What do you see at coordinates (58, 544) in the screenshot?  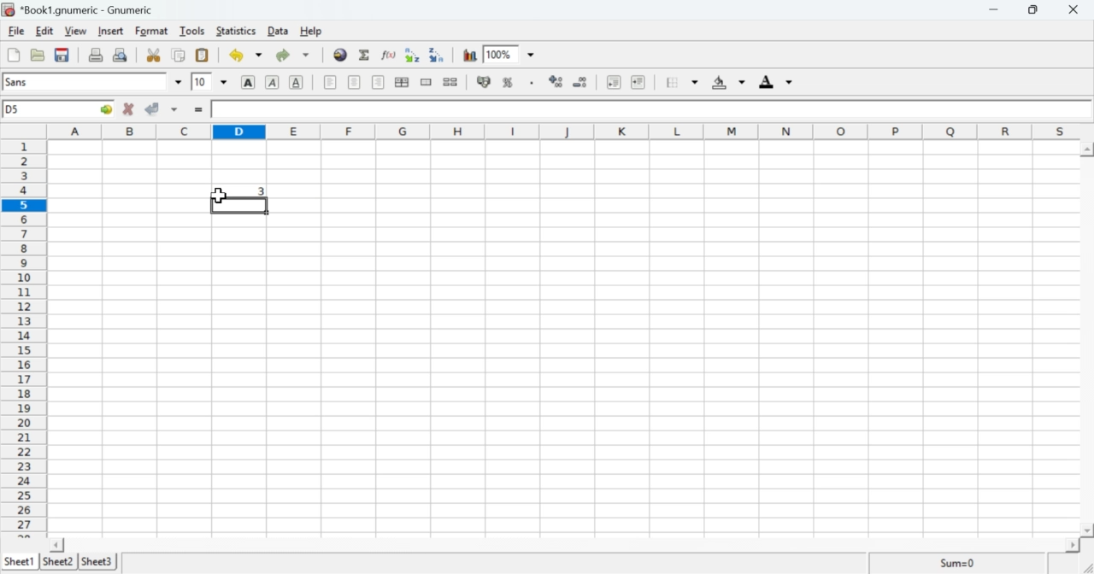 I see `scroll left` at bounding box center [58, 544].